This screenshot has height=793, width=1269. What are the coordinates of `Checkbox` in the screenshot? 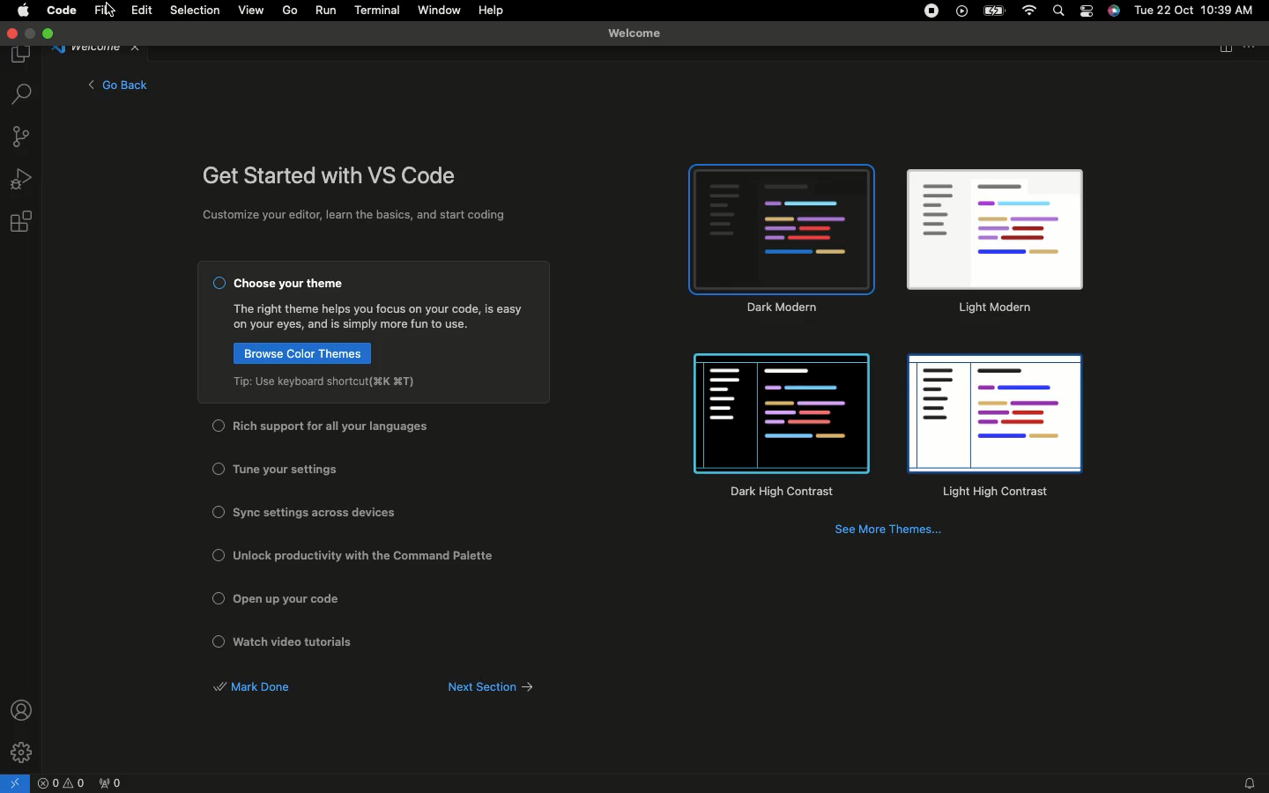 It's located at (219, 554).